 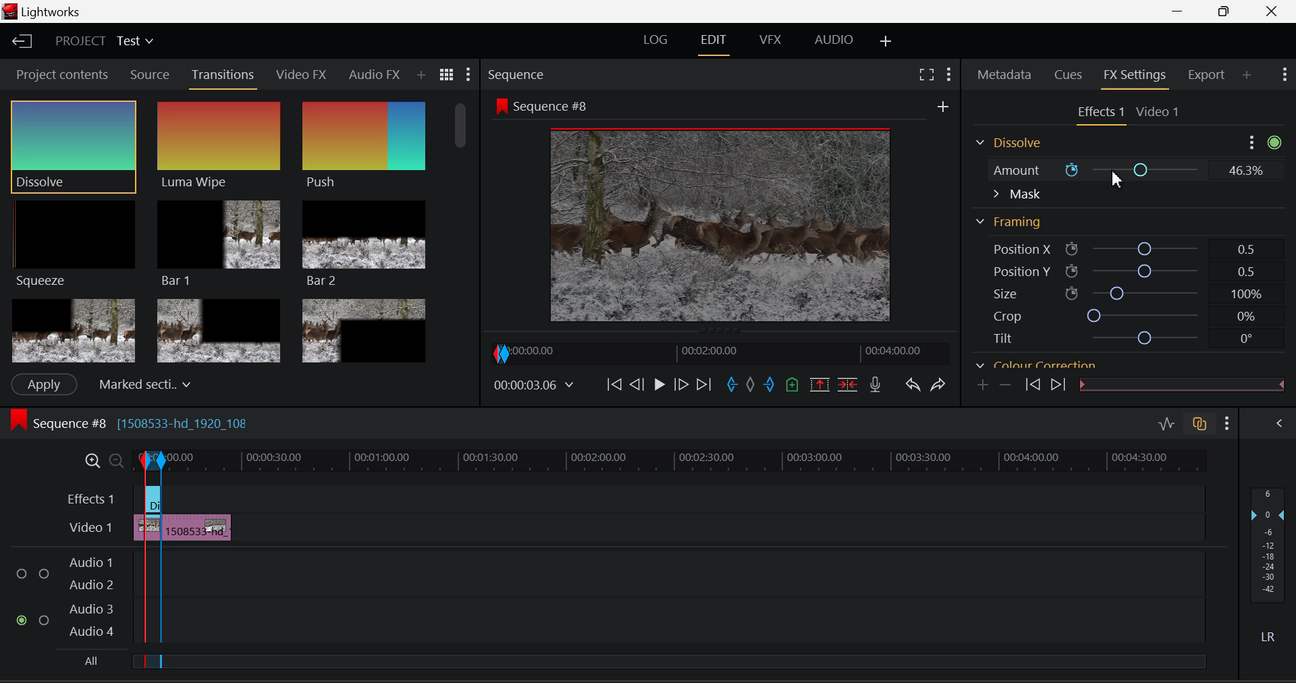 What do you see at coordinates (90, 631) in the screenshot?
I see `Audio 4` at bounding box center [90, 631].